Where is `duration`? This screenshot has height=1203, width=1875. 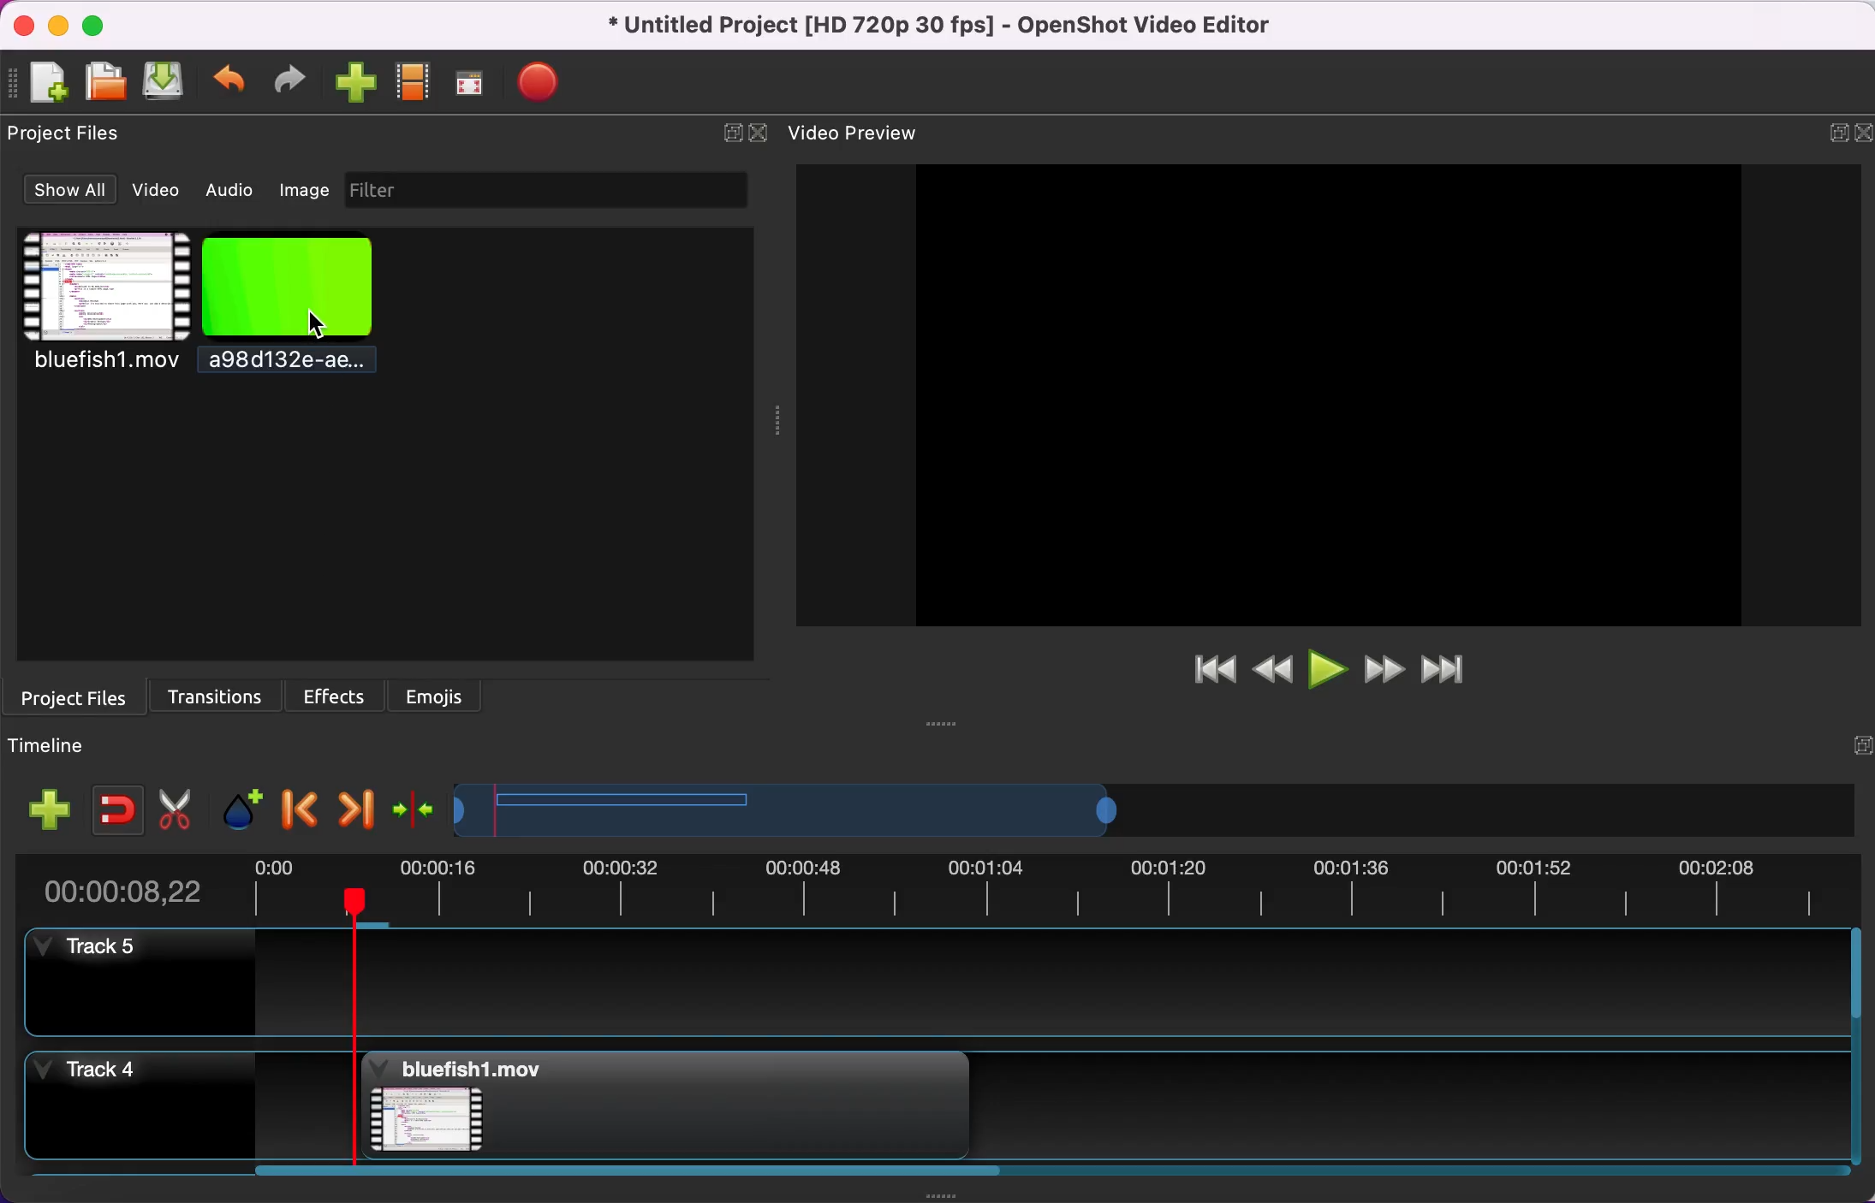 duration is located at coordinates (949, 886).